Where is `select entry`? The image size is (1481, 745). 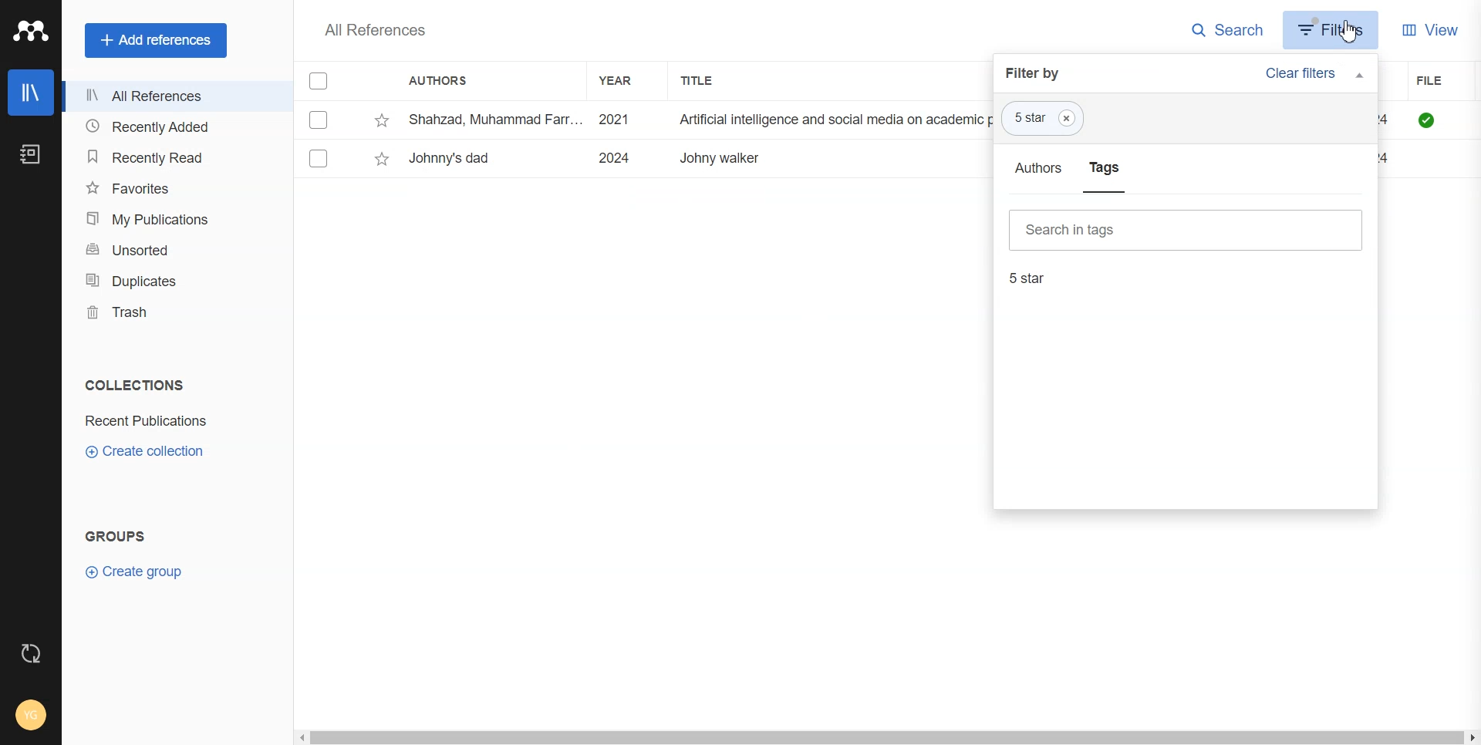
select entry is located at coordinates (319, 121).